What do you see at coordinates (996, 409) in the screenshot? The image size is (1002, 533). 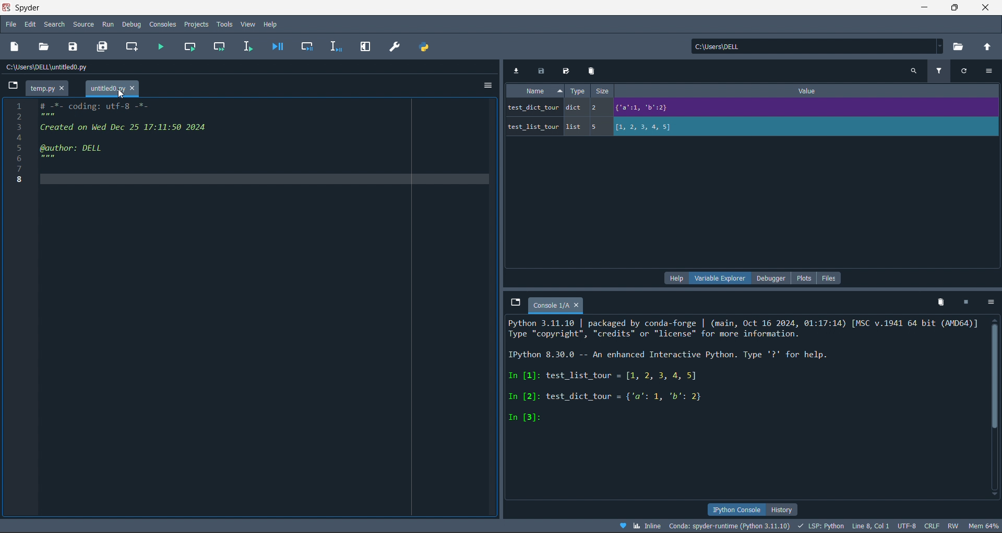 I see `scroll bar` at bounding box center [996, 409].